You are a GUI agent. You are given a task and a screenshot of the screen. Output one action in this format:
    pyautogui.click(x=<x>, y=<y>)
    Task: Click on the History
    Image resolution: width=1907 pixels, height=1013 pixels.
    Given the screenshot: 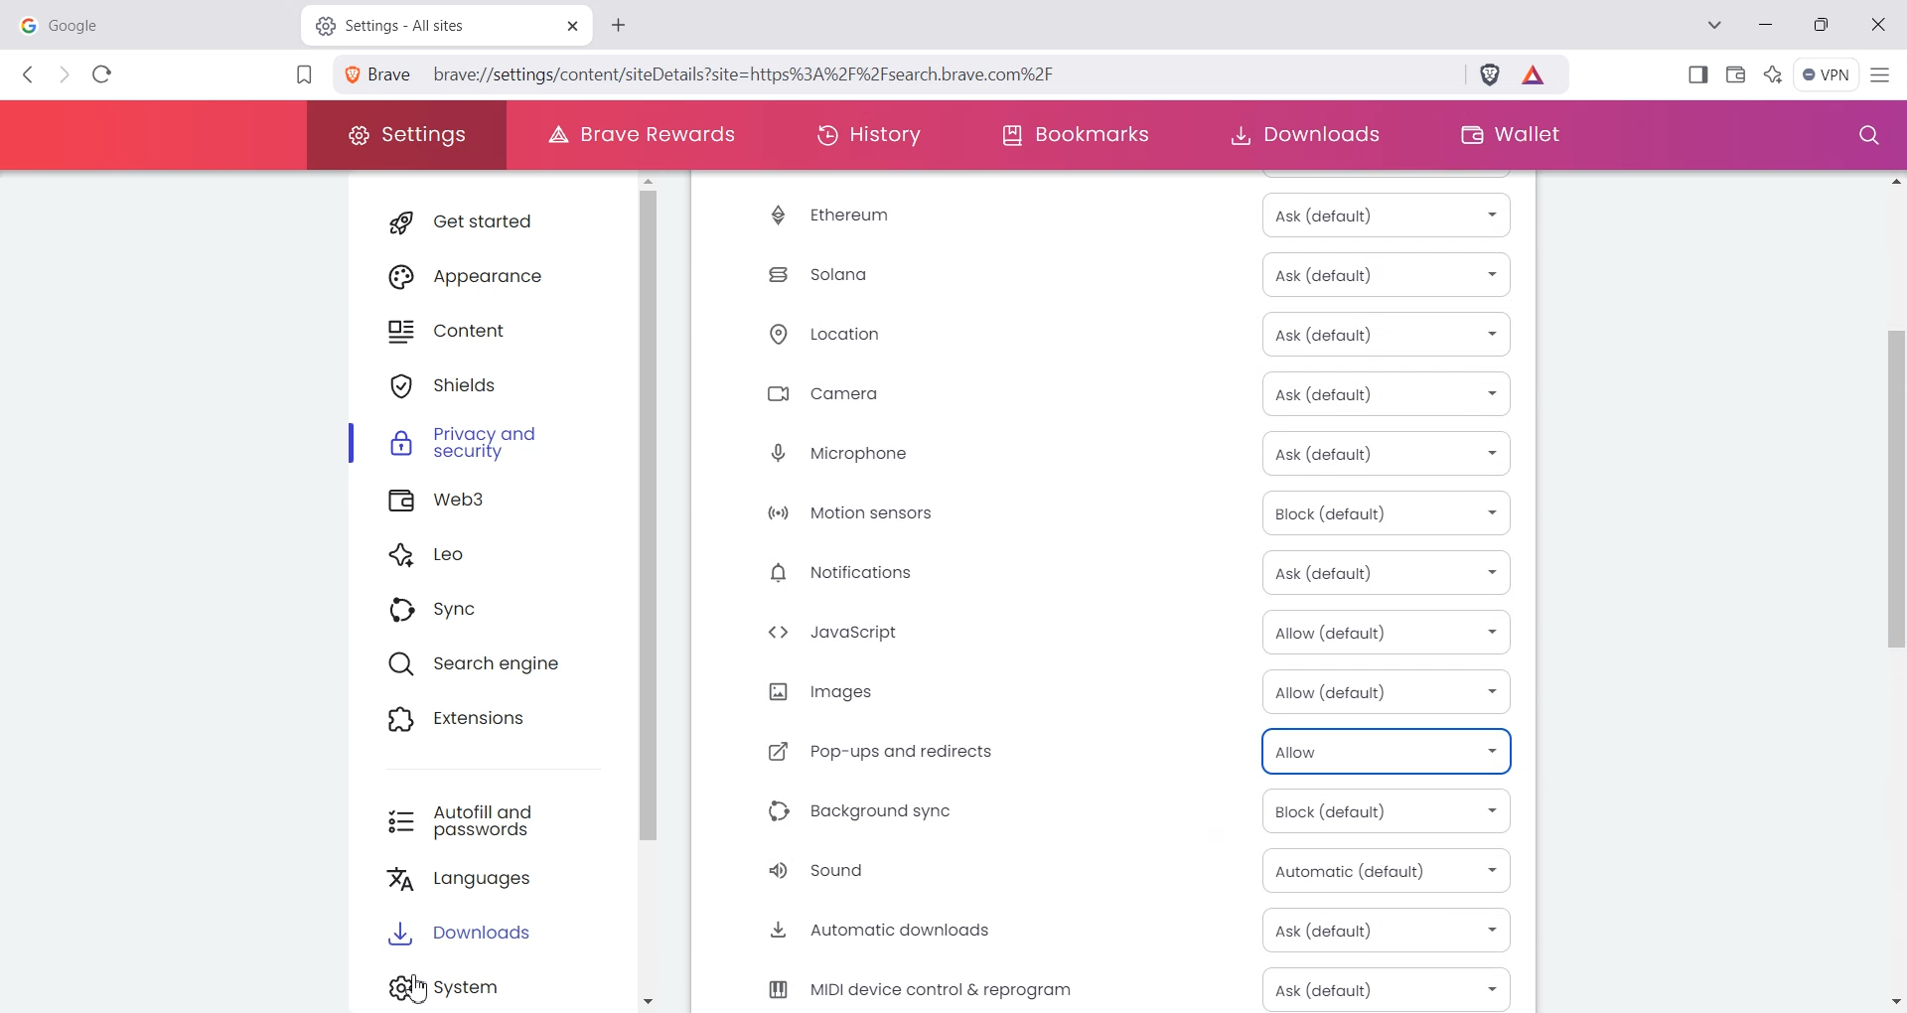 What is the action you would take?
    pyautogui.click(x=869, y=135)
    